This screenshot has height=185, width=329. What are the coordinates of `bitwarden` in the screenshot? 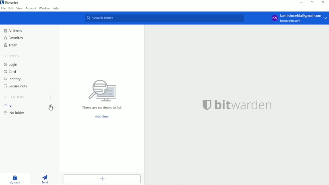 It's located at (245, 105).